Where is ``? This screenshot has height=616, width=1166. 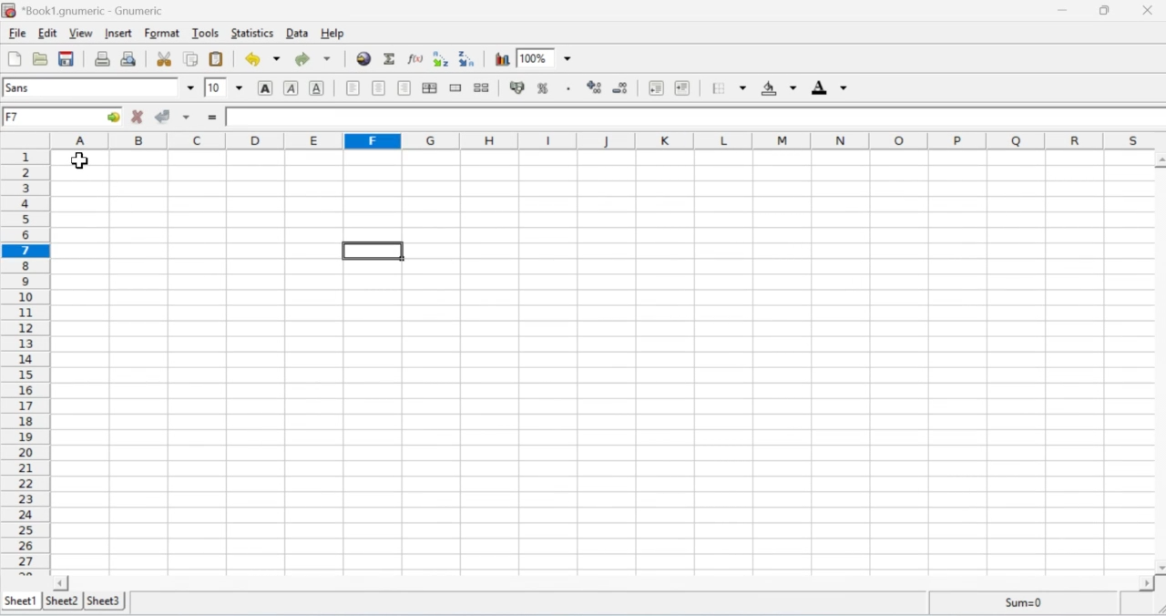  is located at coordinates (516, 89).